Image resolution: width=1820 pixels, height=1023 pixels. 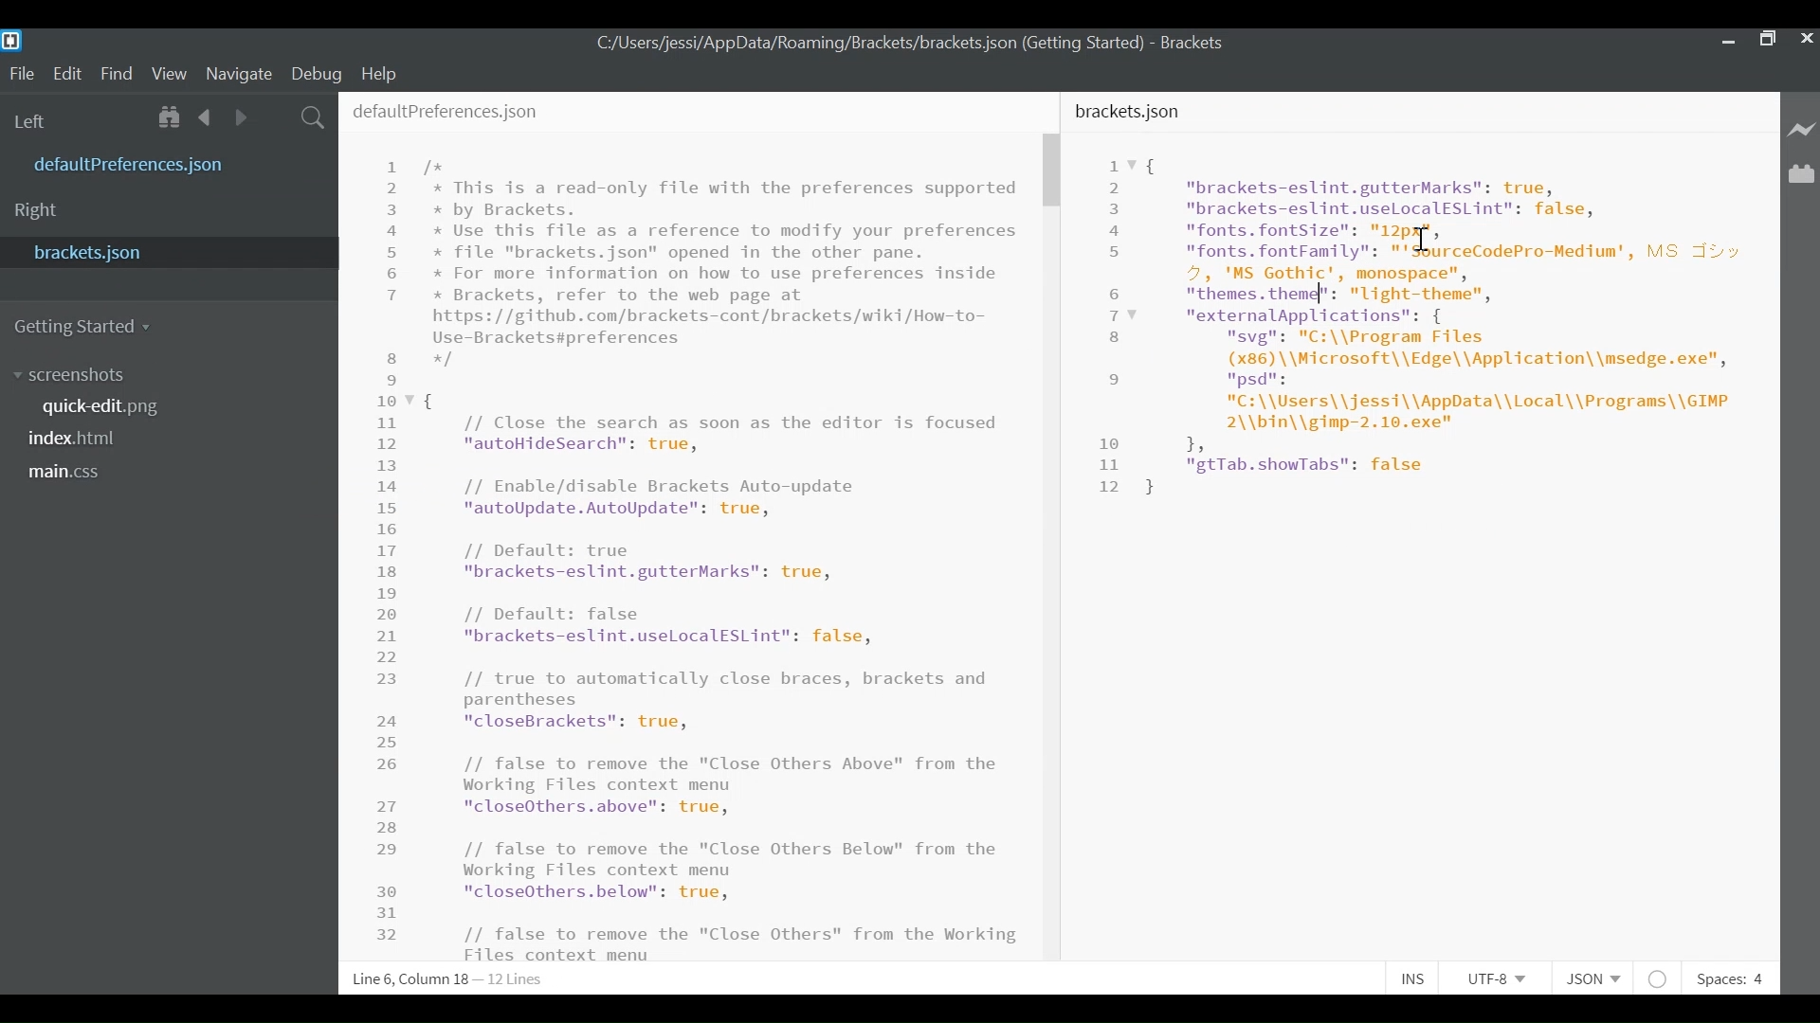 I want to click on bracket.json, so click(x=165, y=251).